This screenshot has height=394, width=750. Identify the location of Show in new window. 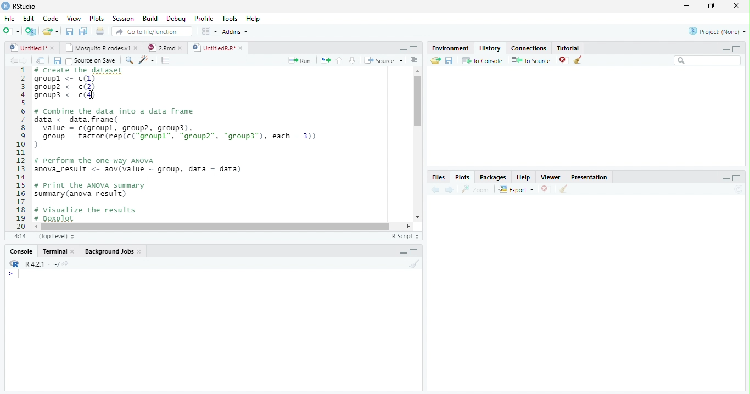
(42, 60).